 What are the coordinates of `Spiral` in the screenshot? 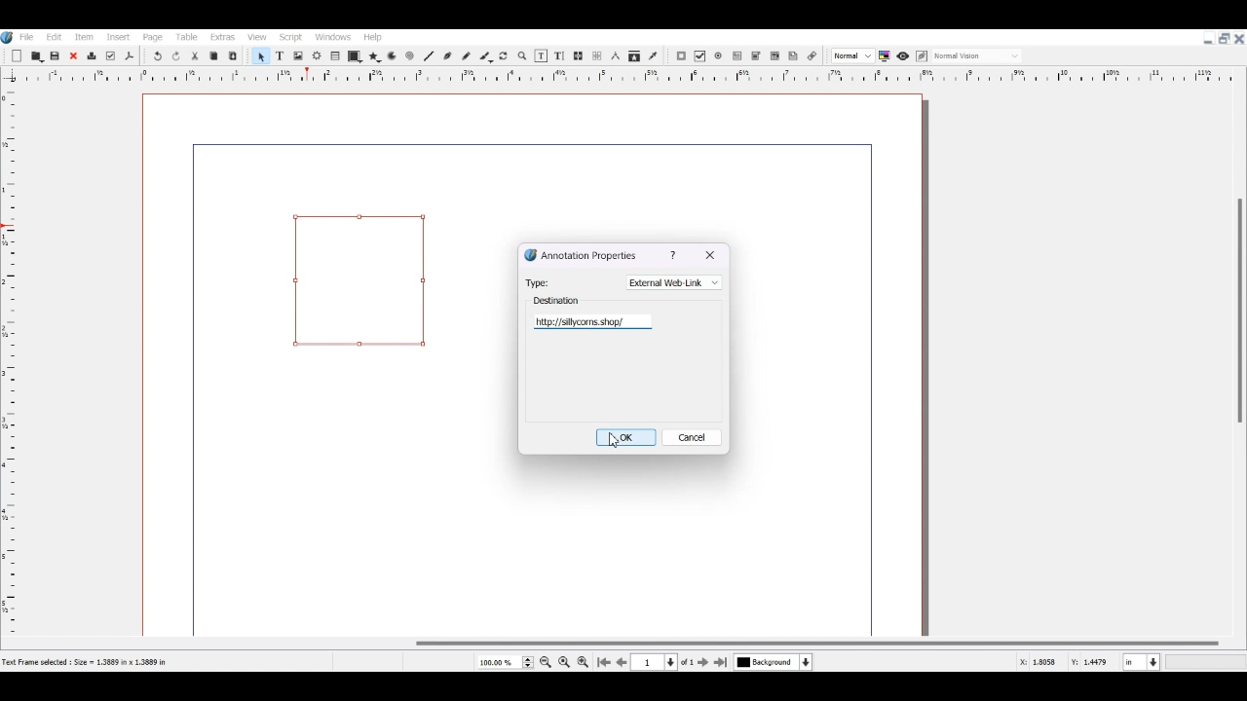 It's located at (409, 56).